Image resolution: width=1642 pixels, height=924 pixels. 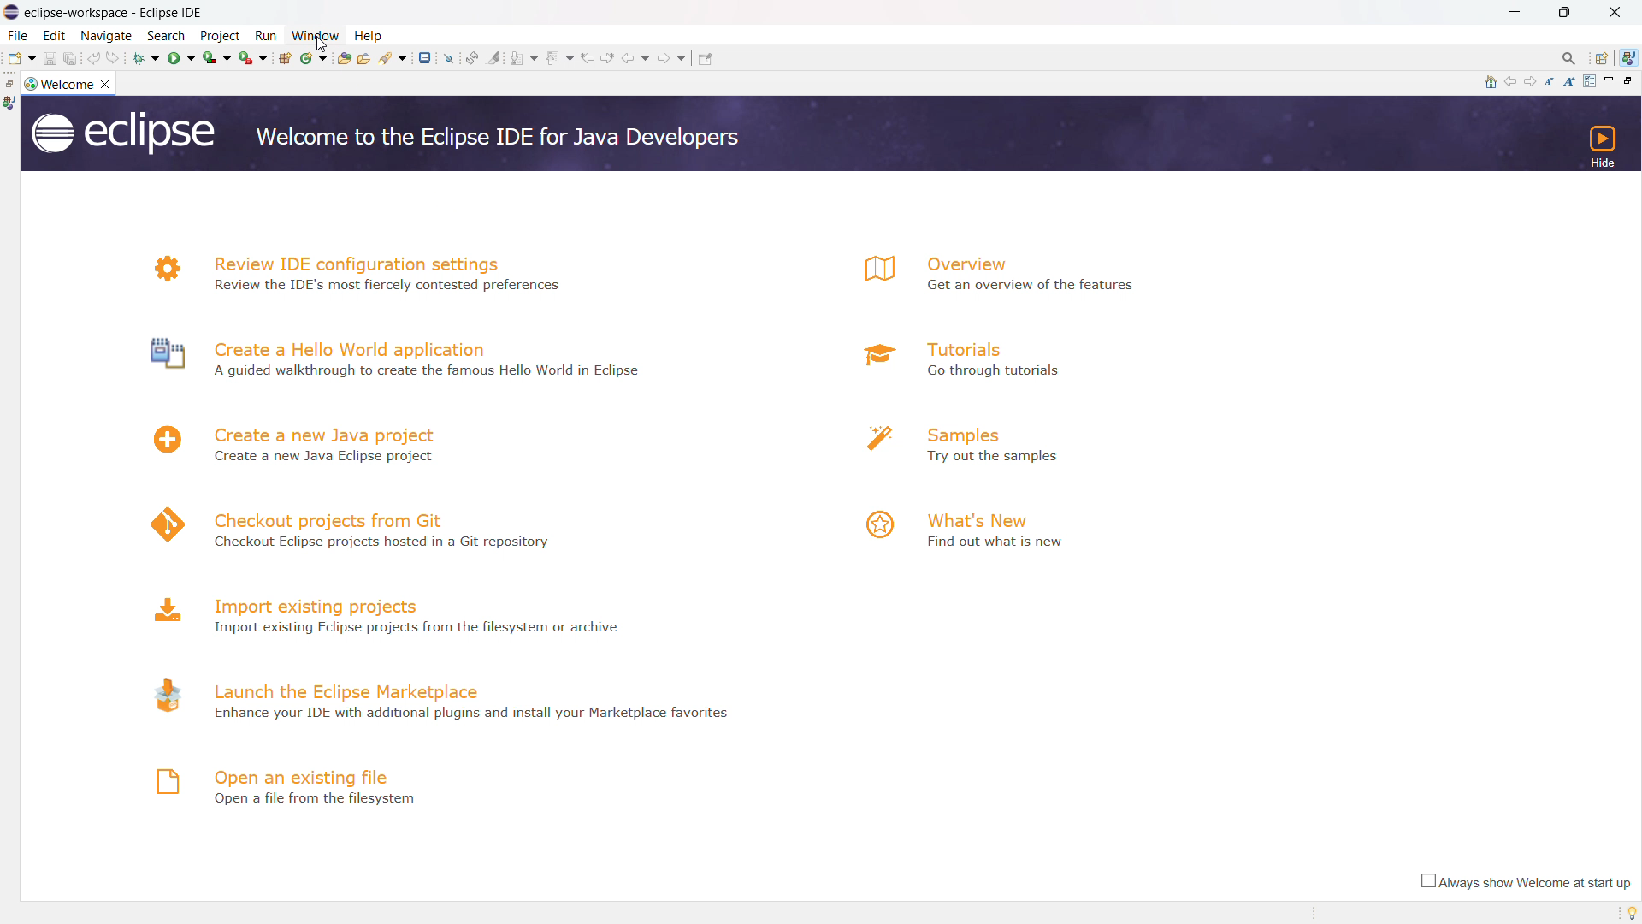 What do you see at coordinates (388, 542) in the screenshot?
I see `4 Checkout Eclipse projects hosted in a Git repository` at bounding box center [388, 542].